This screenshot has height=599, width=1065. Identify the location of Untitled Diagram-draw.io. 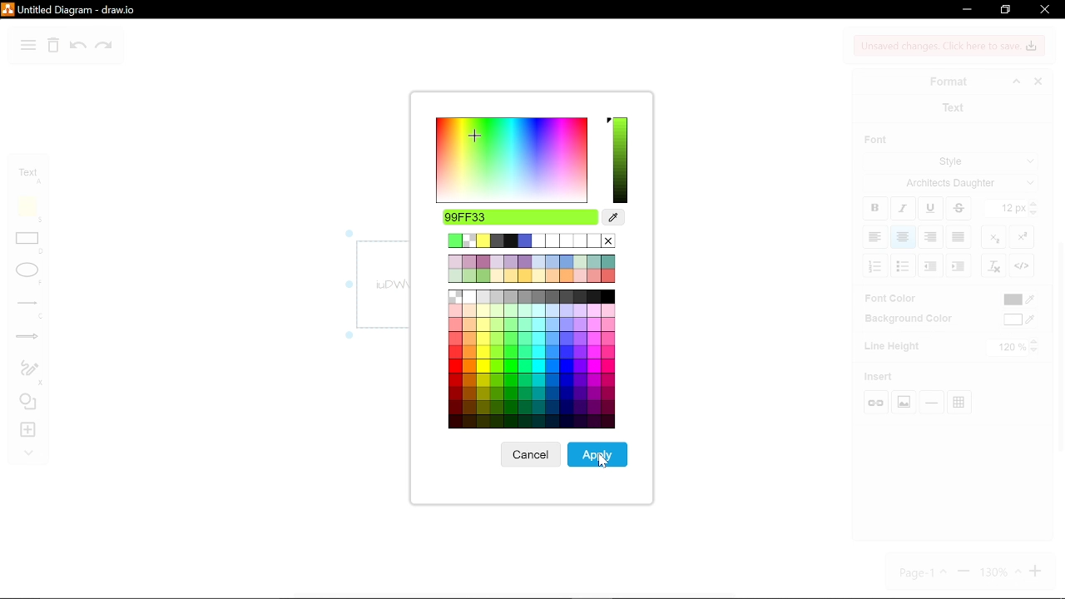
(72, 9).